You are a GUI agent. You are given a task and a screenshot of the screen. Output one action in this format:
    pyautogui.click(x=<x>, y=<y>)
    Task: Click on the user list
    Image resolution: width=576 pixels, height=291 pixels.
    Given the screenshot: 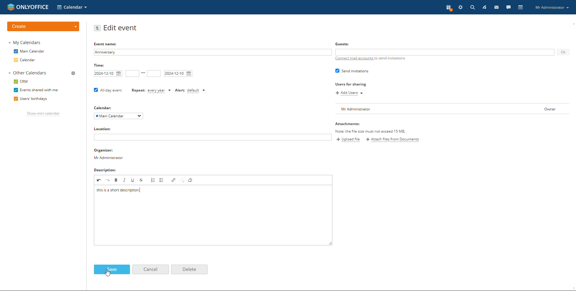 What is the action you would take?
    pyautogui.click(x=452, y=109)
    